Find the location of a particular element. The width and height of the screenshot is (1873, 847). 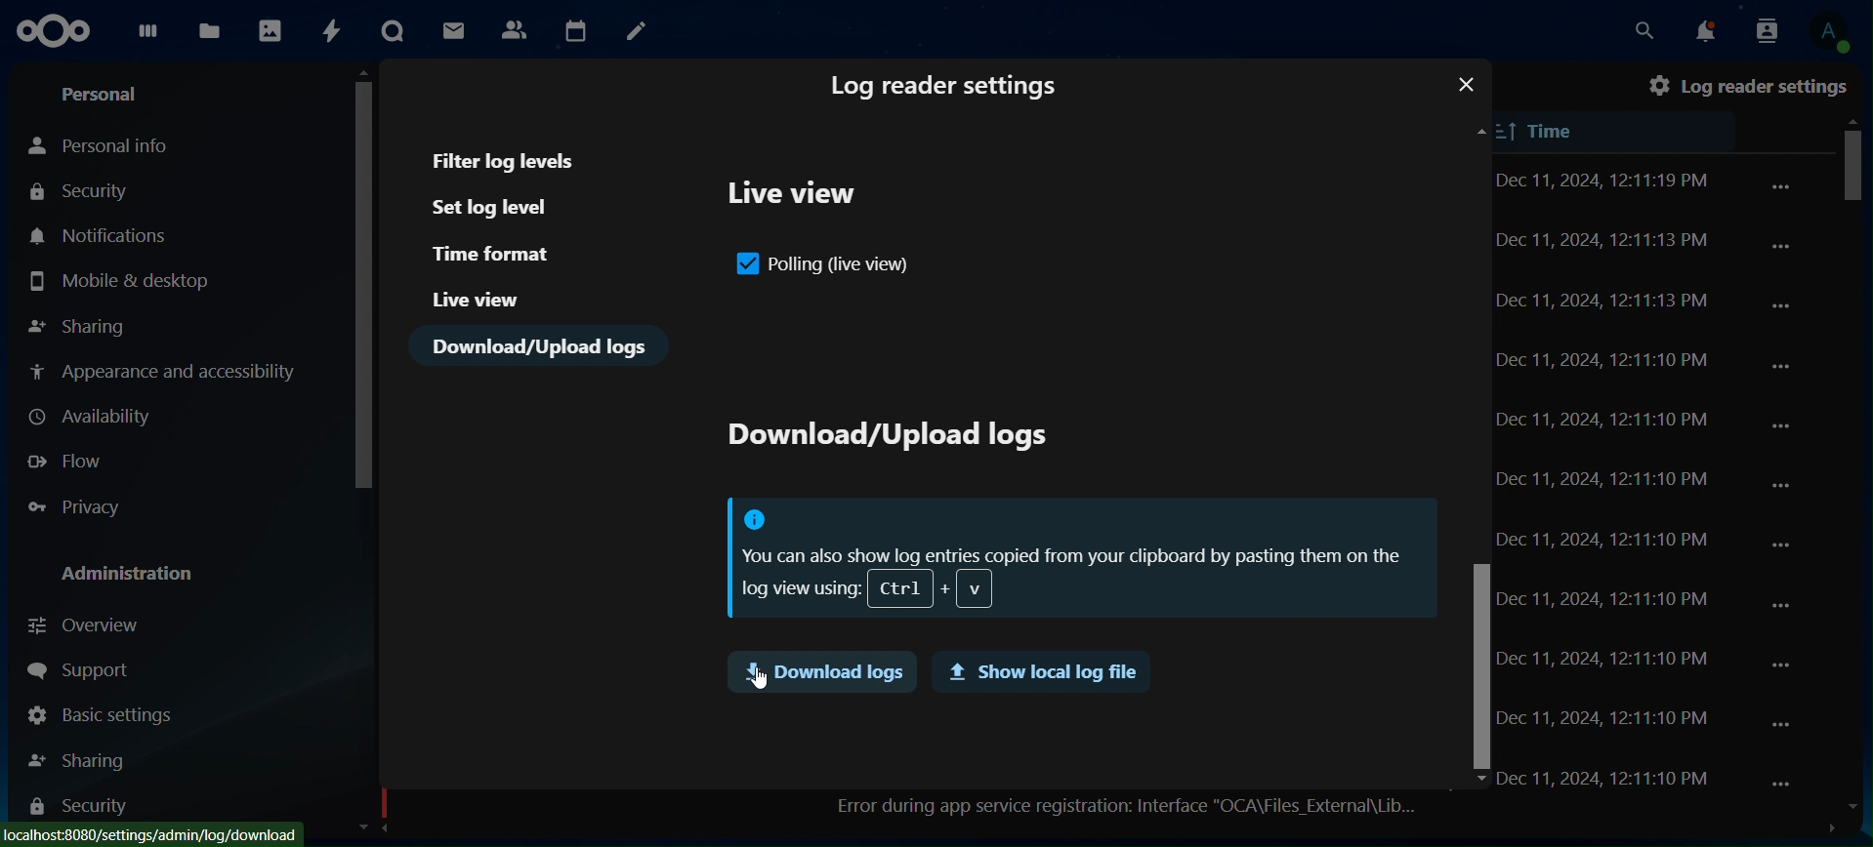

text is located at coordinates (885, 439).